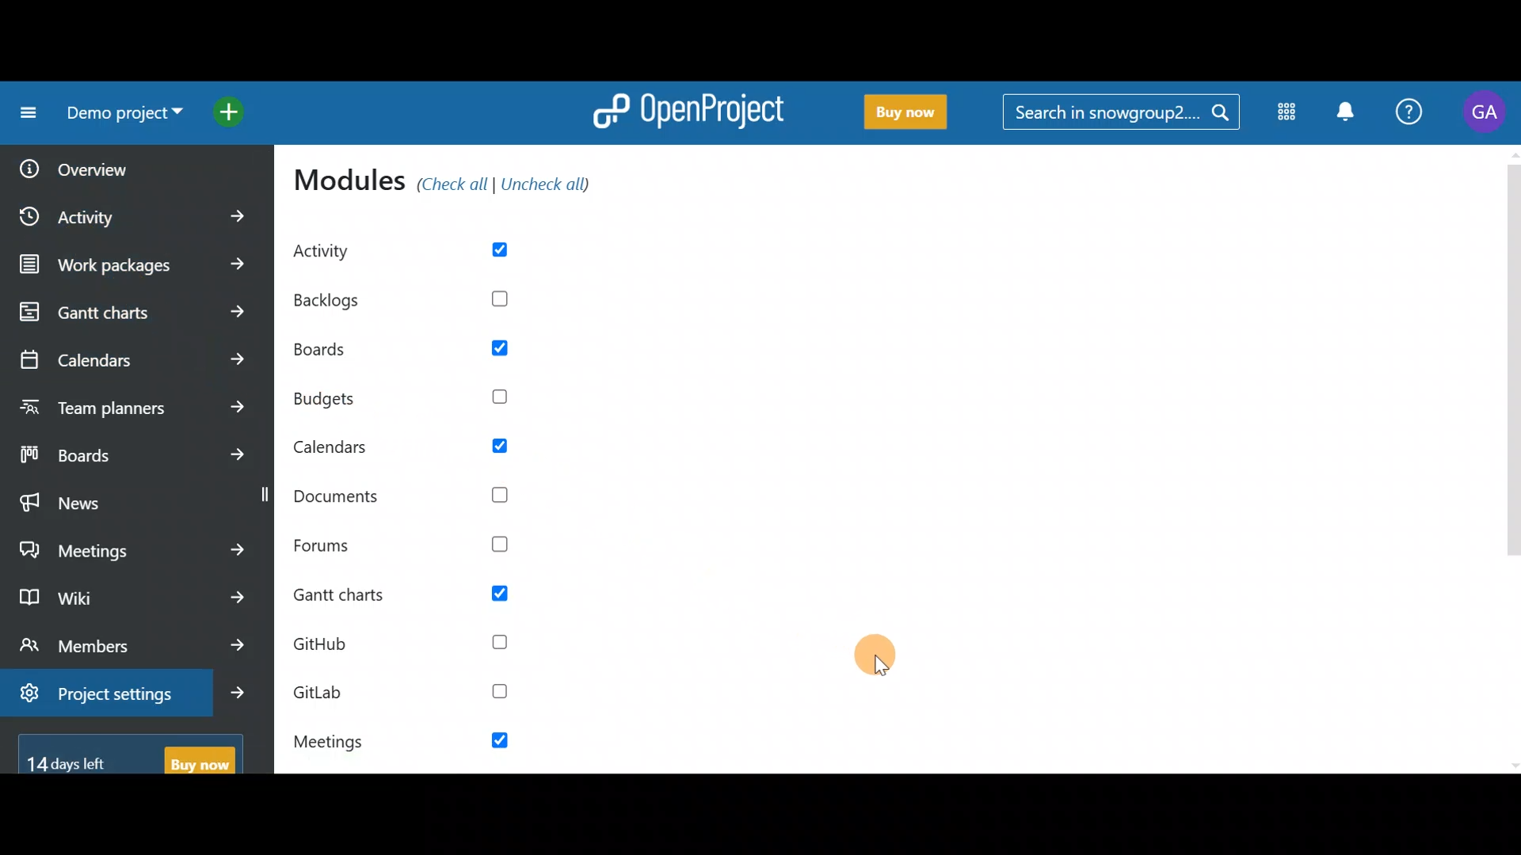 This screenshot has height=855, width=1521. I want to click on Wiki, so click(134, 599).